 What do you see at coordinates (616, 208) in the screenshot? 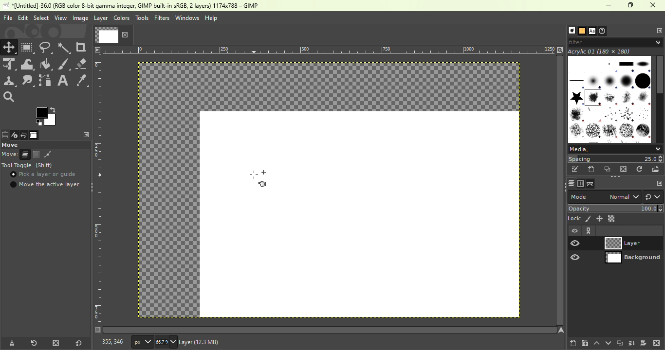
I see `Opacity` at bounding box center [616, 208].